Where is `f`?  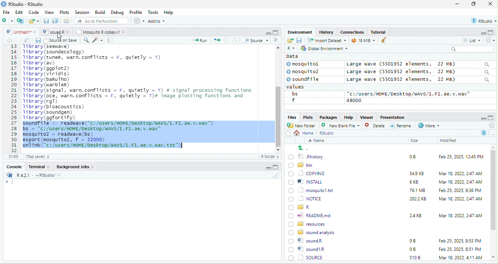
f is located at coordinates (293, 101).